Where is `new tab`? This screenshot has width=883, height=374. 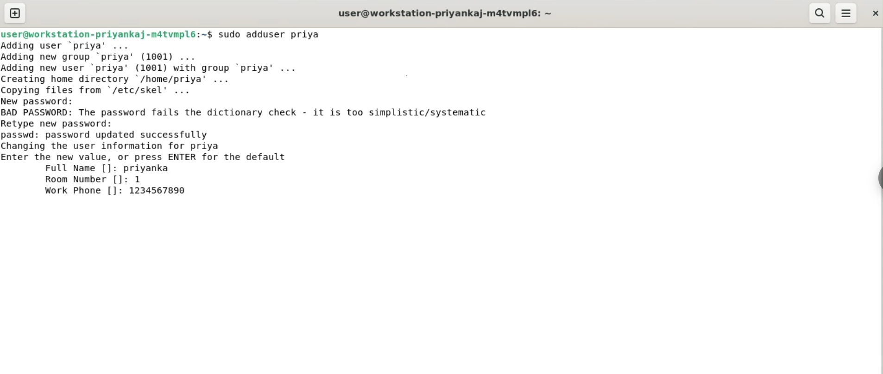
new tab is located at coordinates (15, 13).